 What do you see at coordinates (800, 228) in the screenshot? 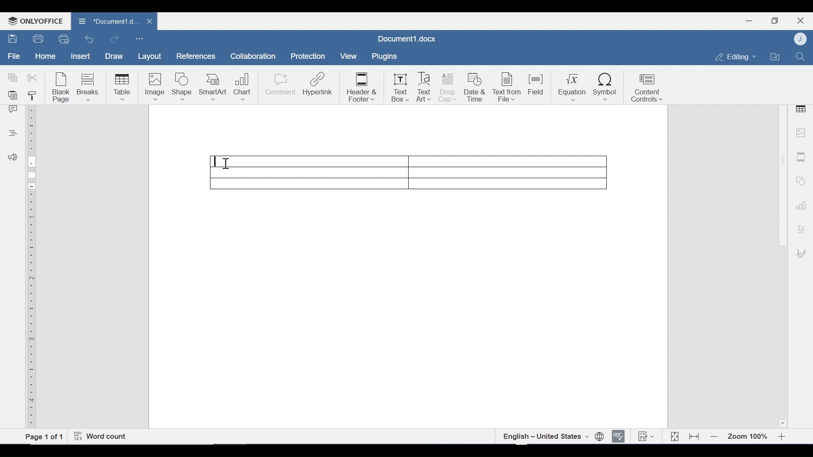
I see `Text Art` at bounding box center [800, 228].